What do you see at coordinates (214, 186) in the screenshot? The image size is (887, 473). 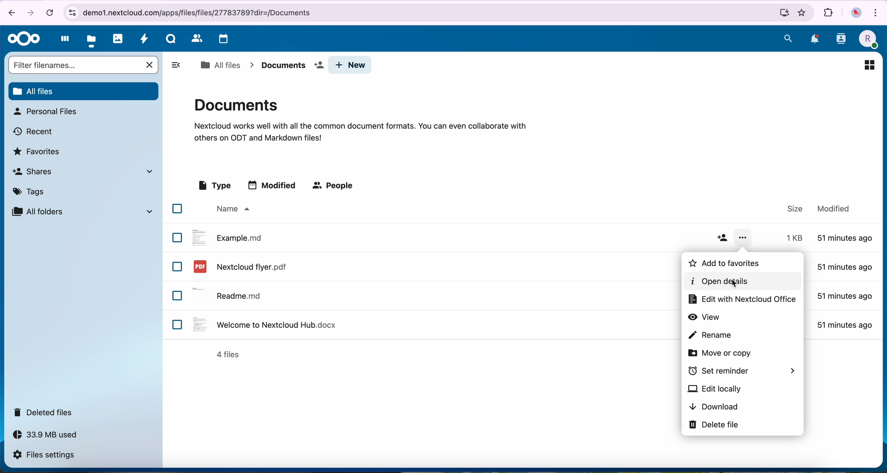 I see `type` at bounding box center [214, 186].